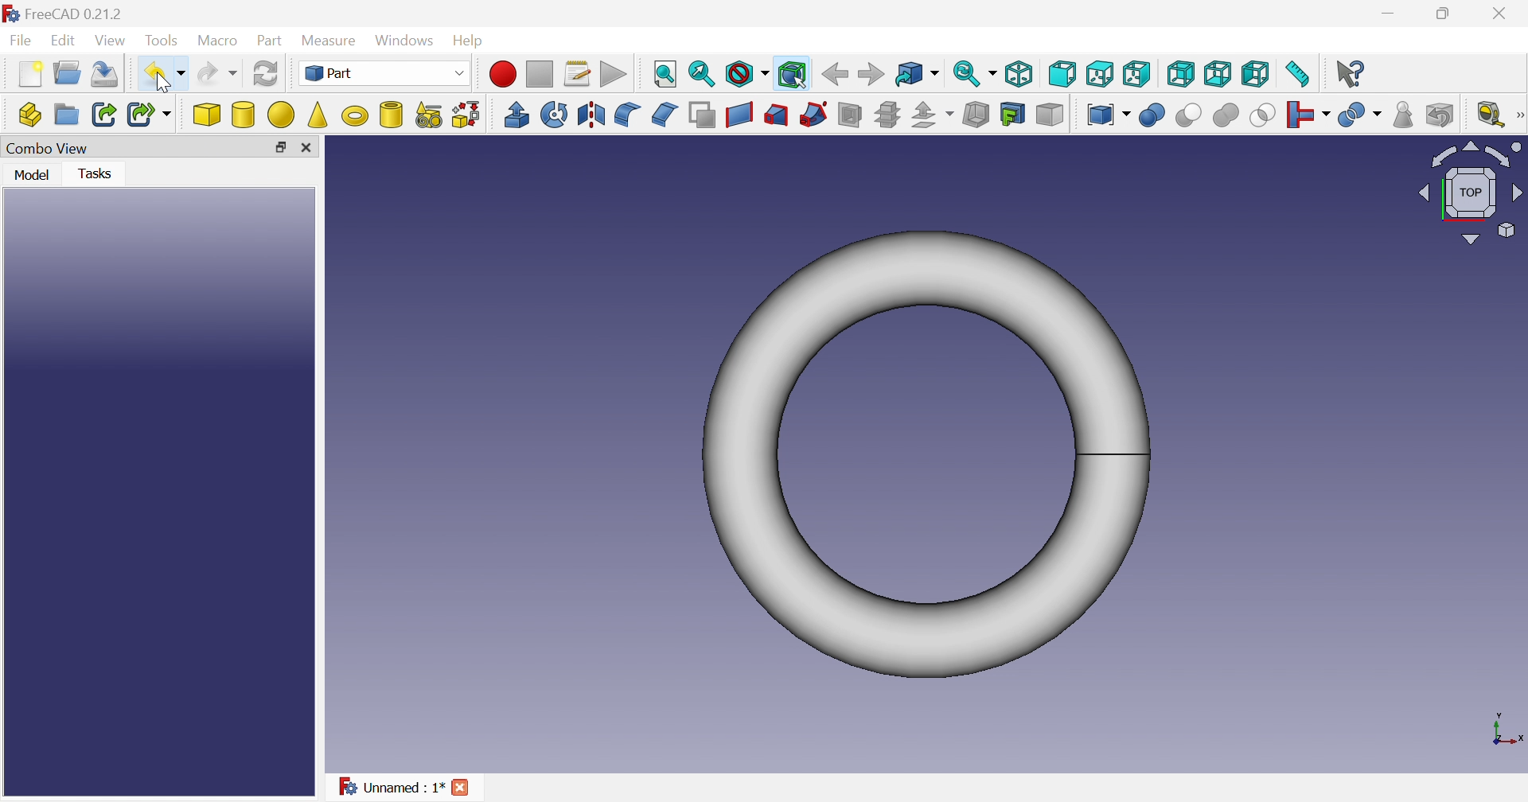 This screenshot has width=1528, height=802. I want to click on Part, so click(382, 72).